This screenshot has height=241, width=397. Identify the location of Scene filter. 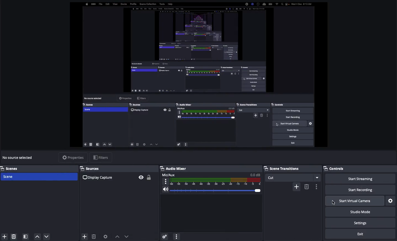
(26, 237).